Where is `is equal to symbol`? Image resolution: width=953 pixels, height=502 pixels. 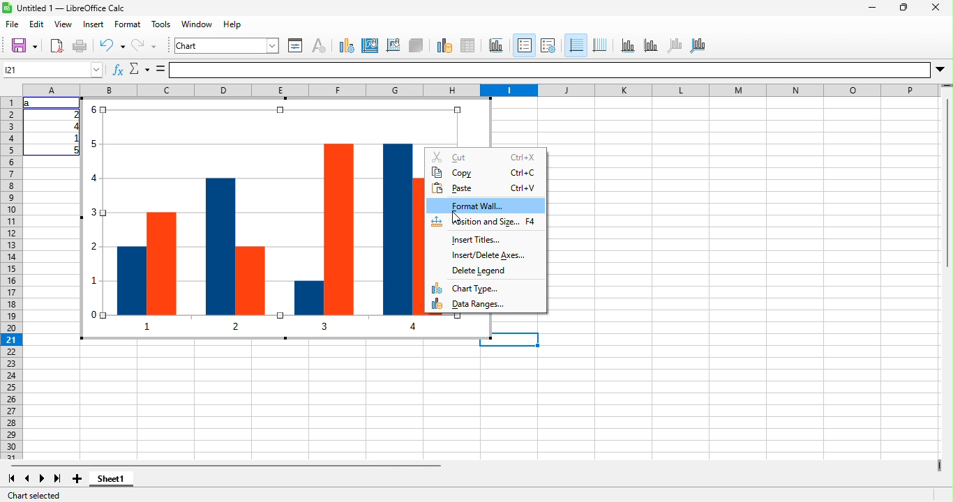 is equal to symbol is located at coordinates (160, 69).